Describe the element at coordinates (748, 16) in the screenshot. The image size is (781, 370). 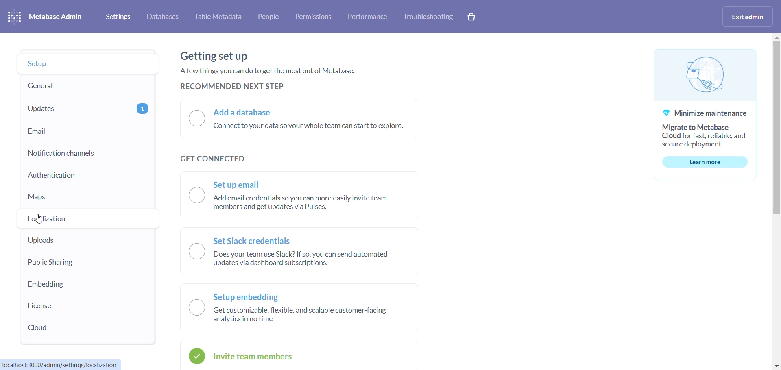
I see `exit admin` at that location.